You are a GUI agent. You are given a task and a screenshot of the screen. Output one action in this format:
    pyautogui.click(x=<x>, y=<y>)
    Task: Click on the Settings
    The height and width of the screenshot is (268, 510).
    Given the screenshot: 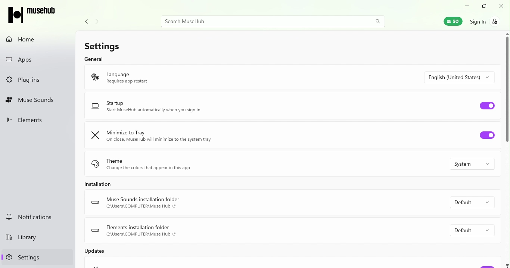 What is the action you would take?
    pyautogui.click(x=21, y=258)
    